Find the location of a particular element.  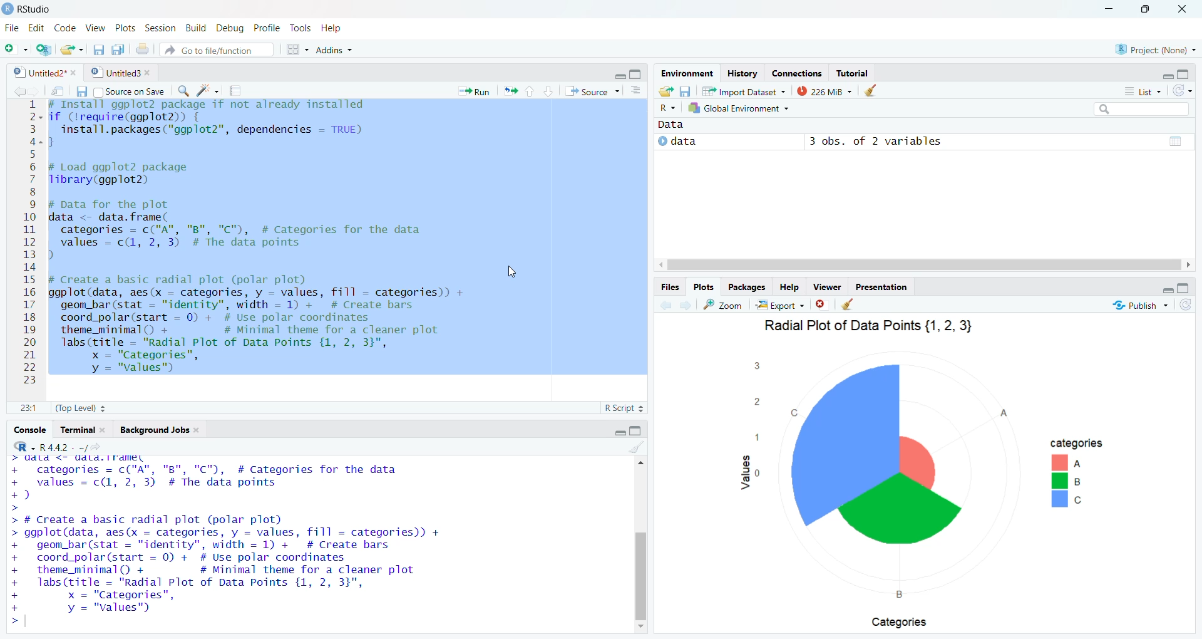

move forward is located at coordinates (36, 92).